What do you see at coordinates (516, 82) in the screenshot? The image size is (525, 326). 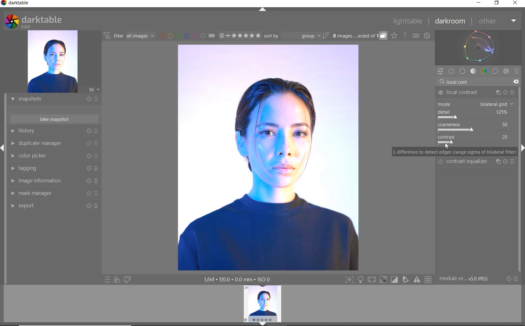 I see `Clear` at bounding box center [516, 82].